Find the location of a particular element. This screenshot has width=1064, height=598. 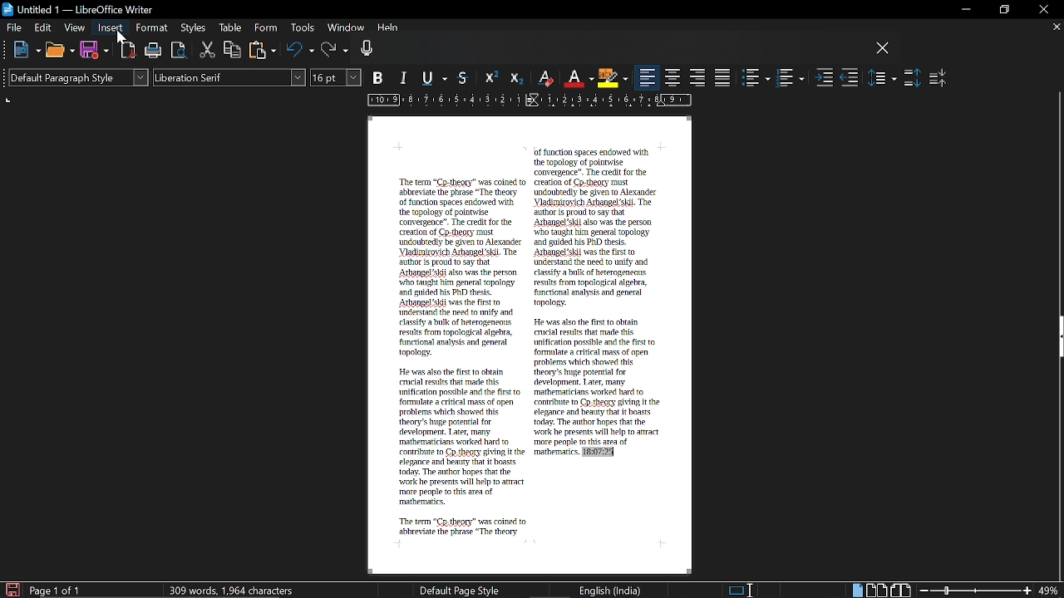

Tools is located at coordinates (301, 29).